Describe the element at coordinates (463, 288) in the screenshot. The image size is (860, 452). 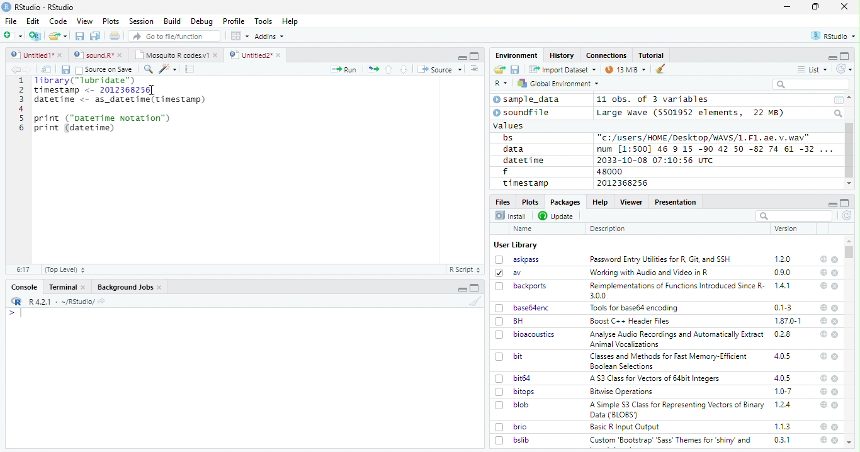
I see `minimize` at that location.